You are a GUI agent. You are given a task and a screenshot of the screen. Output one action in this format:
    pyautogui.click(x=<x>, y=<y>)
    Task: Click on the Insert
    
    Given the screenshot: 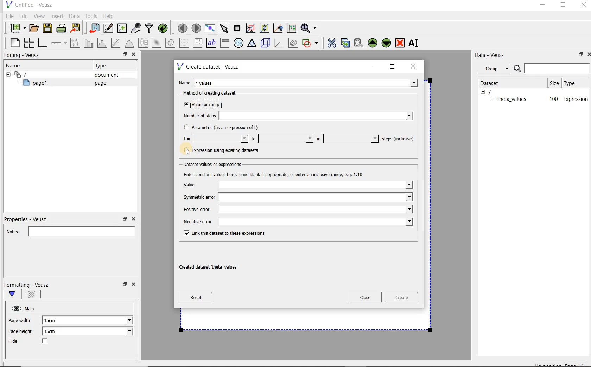 What is the action you would take?
    pyautogui.click(x=58, y=16)
    